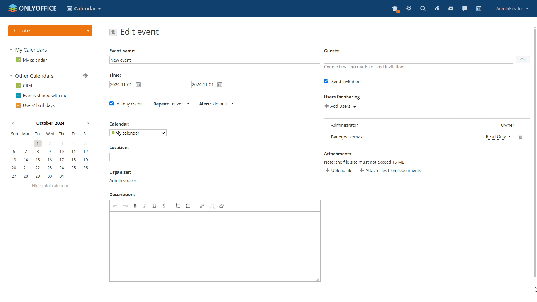 Image resolution: width=537 pixels, height=302 pixels. Describe the element at coordinates (138, 133) in the screenshot. I see `select calendar` at that location.